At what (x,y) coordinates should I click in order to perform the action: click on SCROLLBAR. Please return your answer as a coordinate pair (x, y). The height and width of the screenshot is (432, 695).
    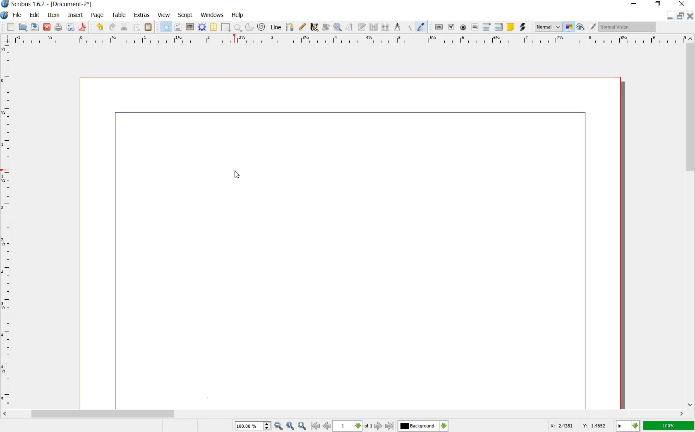
    Looking at the image, I should click on (343, 414).